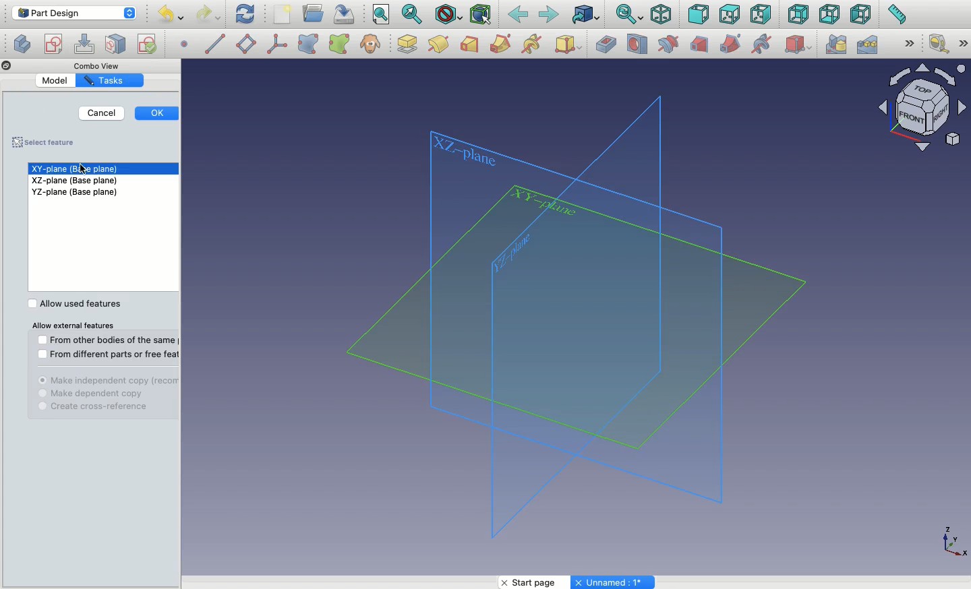 The image size is (971, 589). Describe the element at coordinates (53, 44) in the screenshot. I see `Create body` at that location.